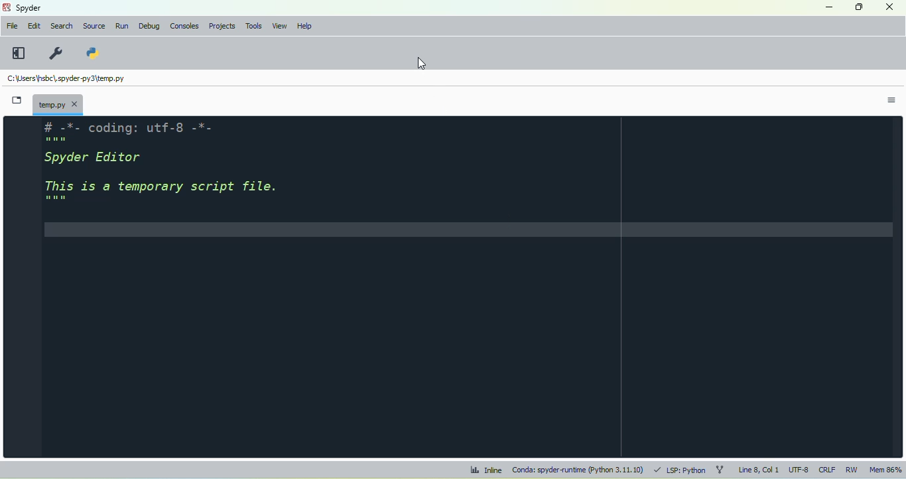 The width and height of the screenshot is (906, 479). Describe the element at coordinates (889, 6) in the screenshot. I see `close` at that location.